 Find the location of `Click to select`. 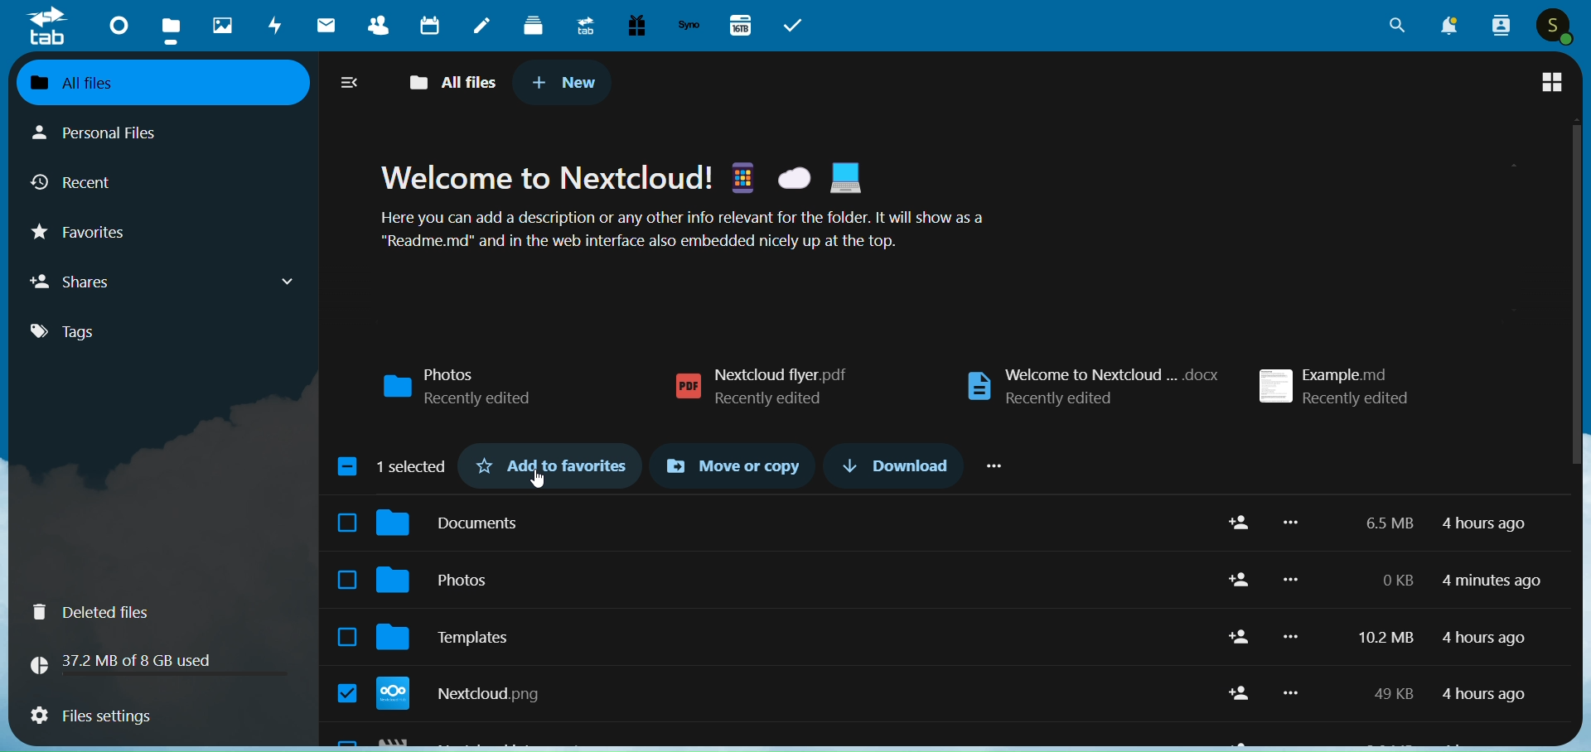

Click to select is located at coordinates (347, 637).